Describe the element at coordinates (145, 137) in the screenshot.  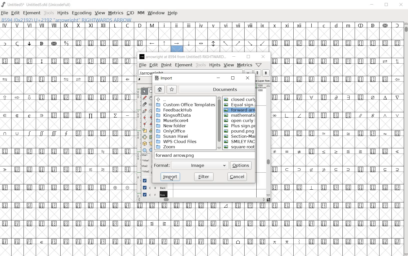
I see `flip the selection` at that location.